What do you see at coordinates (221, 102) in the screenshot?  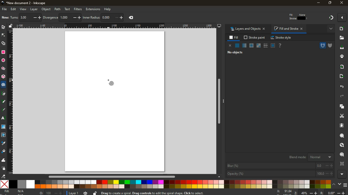 I see `` at bounding box center [221, 102].